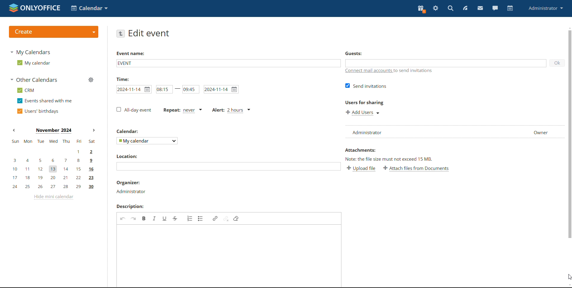  Describe the element at coordinates (53, 32) in the screenshot. I see `create` at that location.